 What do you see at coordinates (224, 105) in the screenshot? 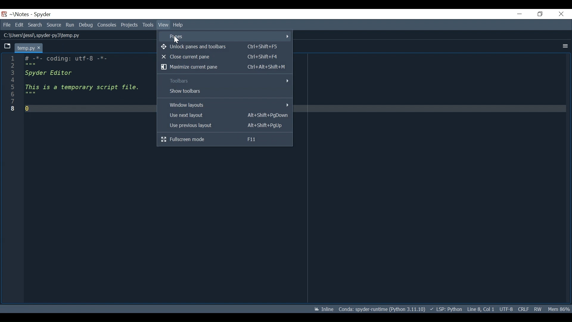
I see `Windows layout` at bounding box center [224, 105].